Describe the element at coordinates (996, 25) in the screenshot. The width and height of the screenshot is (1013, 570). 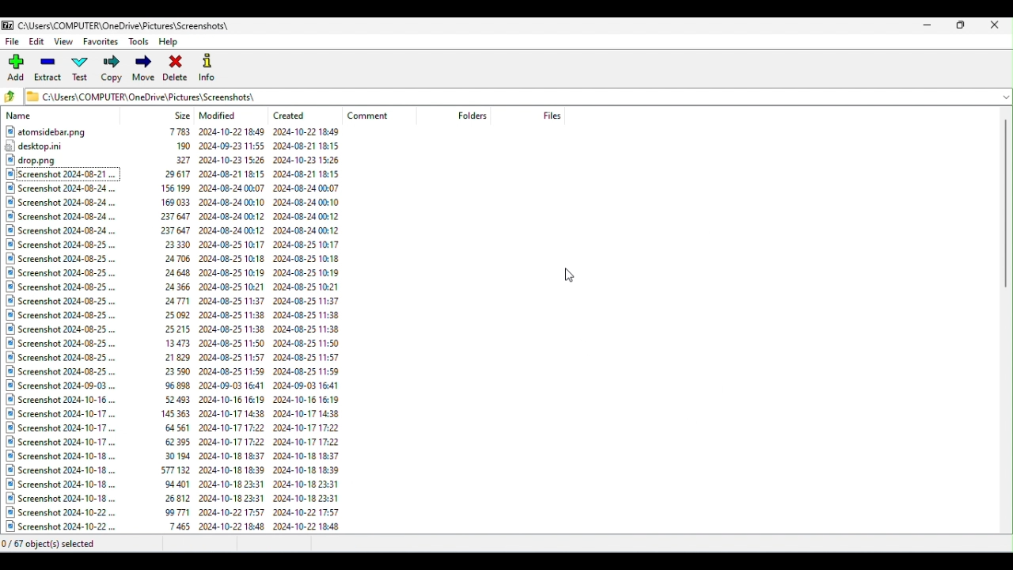
I see `Close` at that location.